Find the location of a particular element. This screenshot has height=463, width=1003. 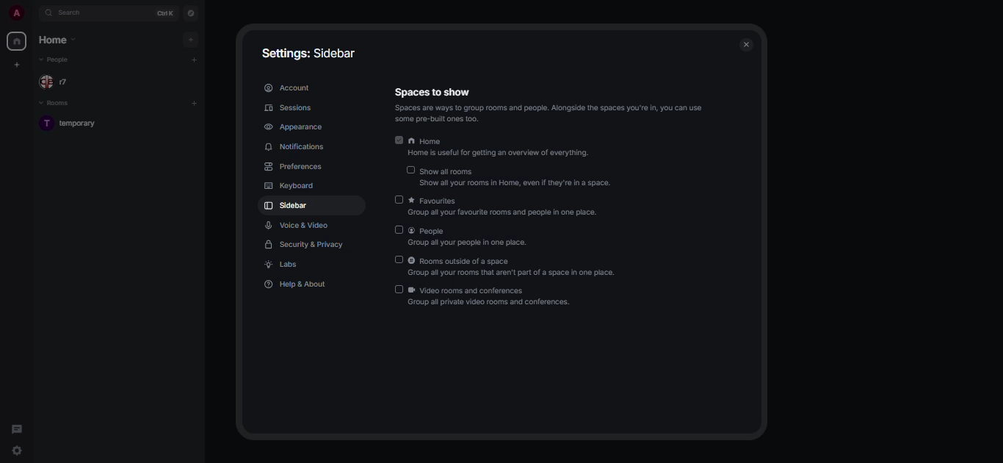

navigator is located at coordinates (192, 13).